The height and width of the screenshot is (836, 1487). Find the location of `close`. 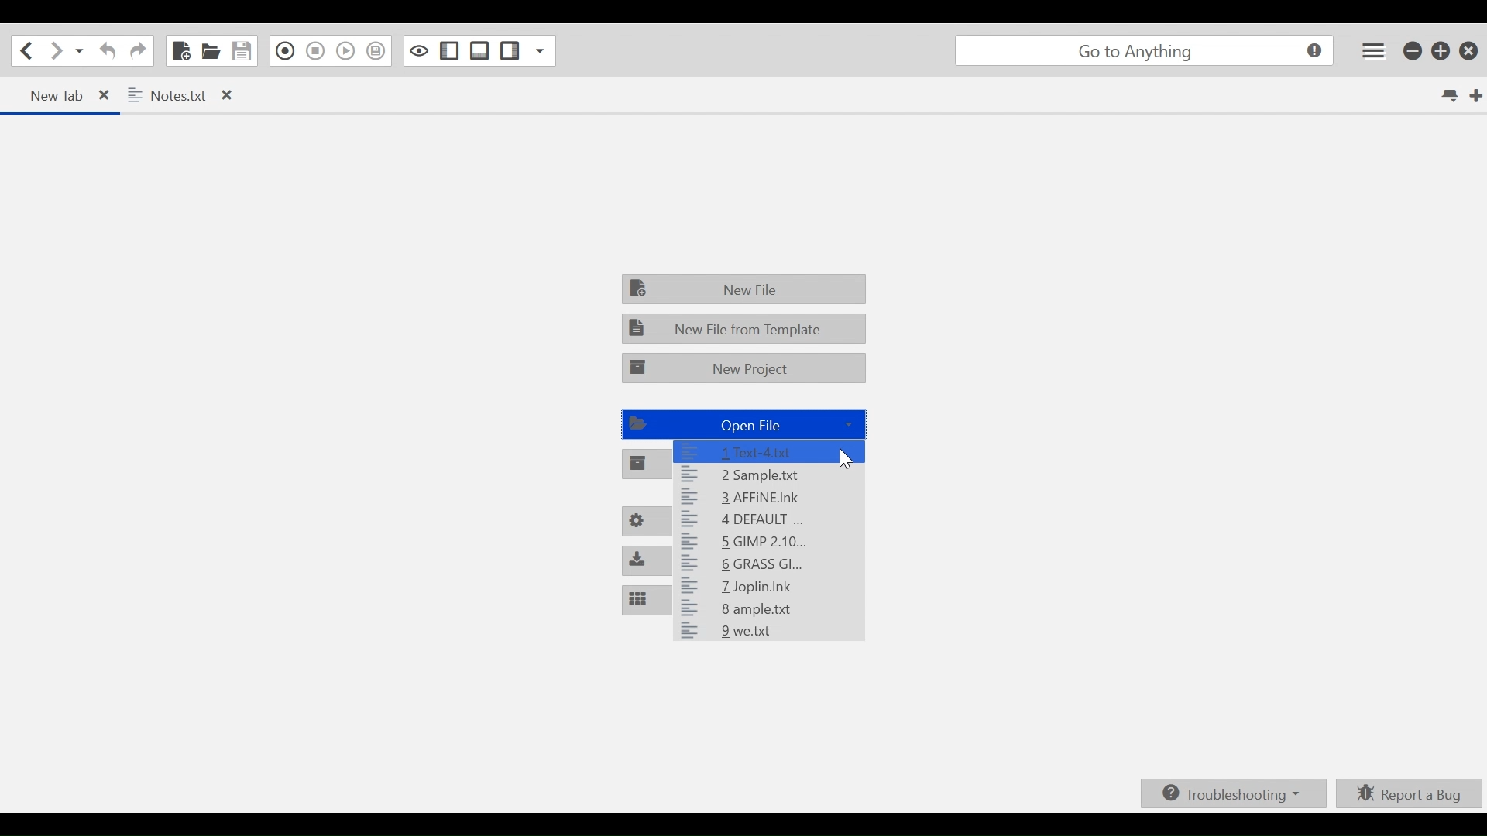

close is located at coordinates (229, 96).